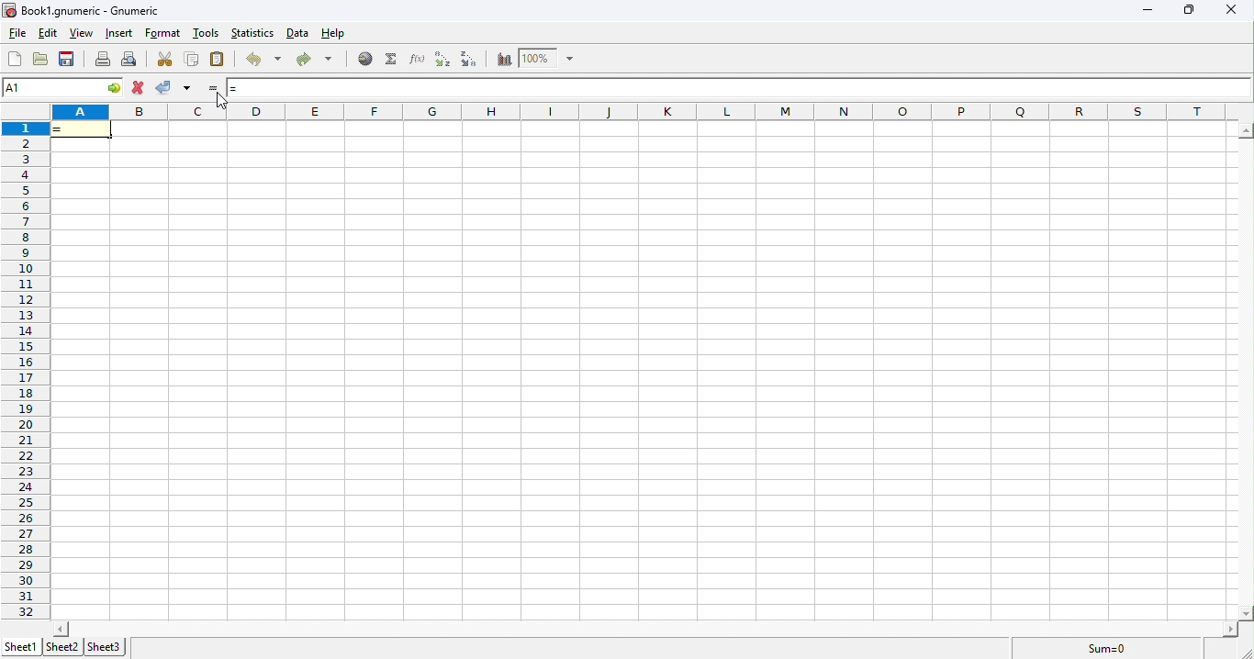 The height and width of the screenshot is (659, 1254). What do you see at coordinates (82, 34) in the screenshot?
I see `view` at bounding box center [82, 34].